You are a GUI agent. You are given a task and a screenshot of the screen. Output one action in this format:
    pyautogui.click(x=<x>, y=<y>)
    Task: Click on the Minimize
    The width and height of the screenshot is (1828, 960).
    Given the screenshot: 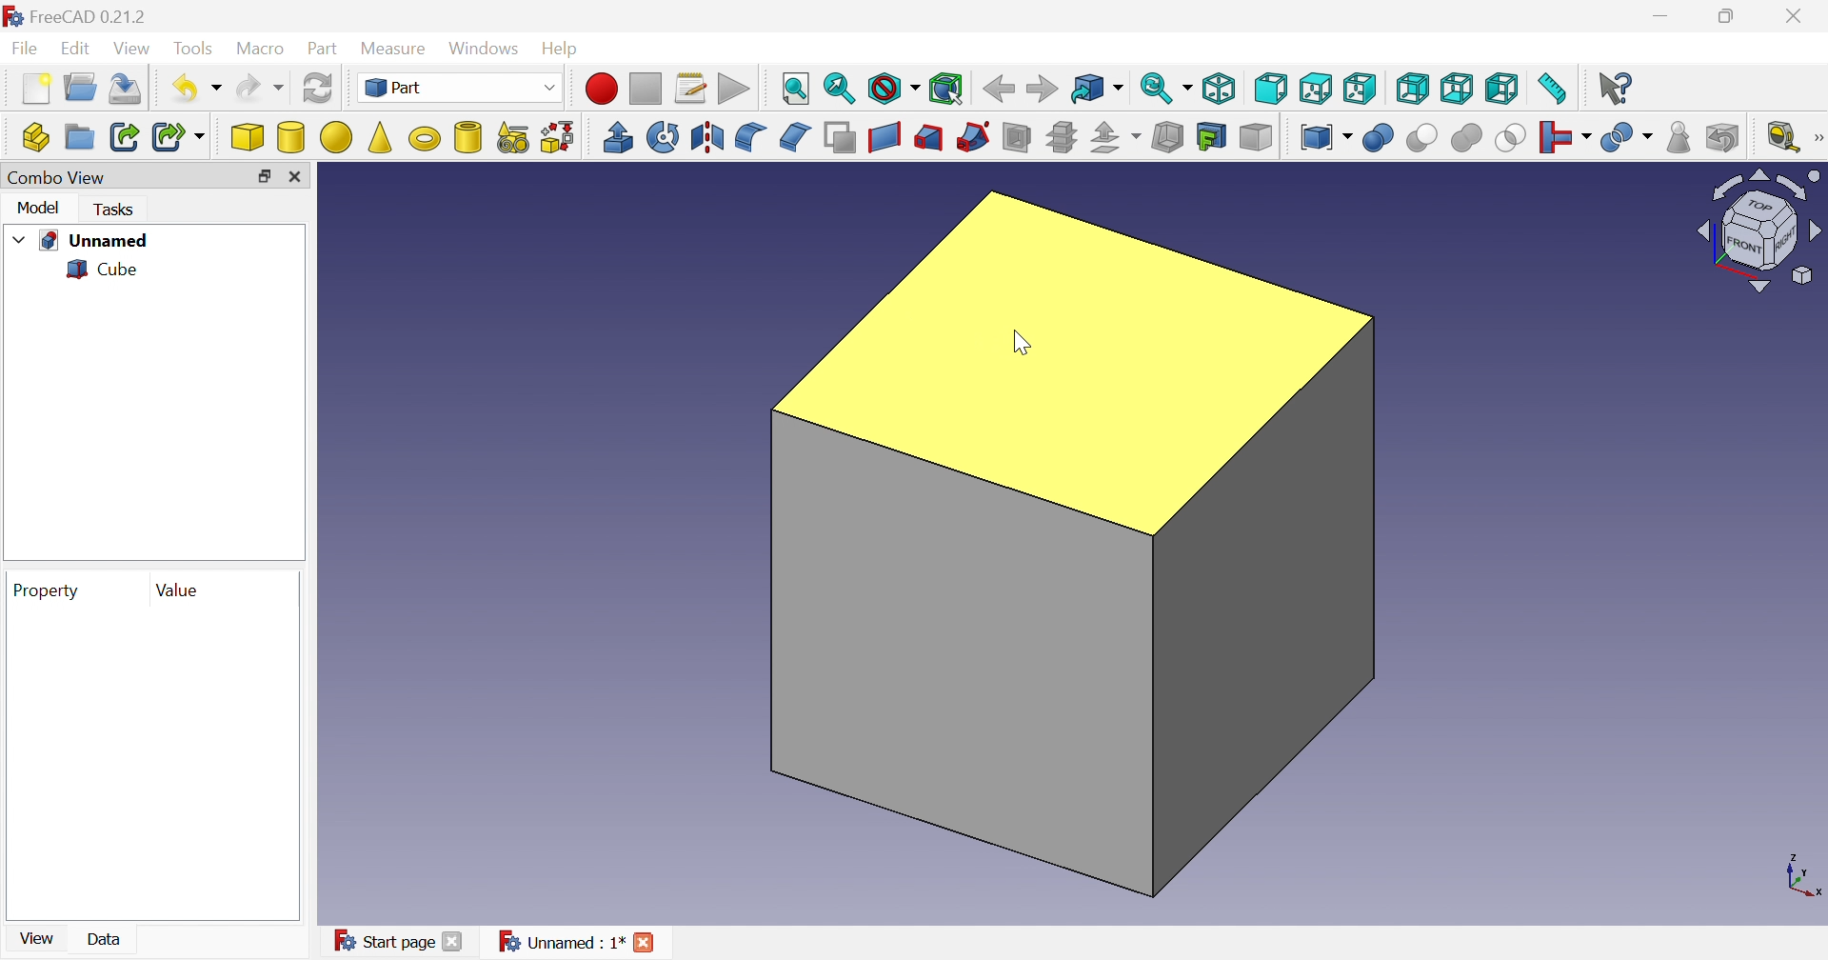 What is the action you would take?
    pyautogui.click(x=1660, y=16)
    